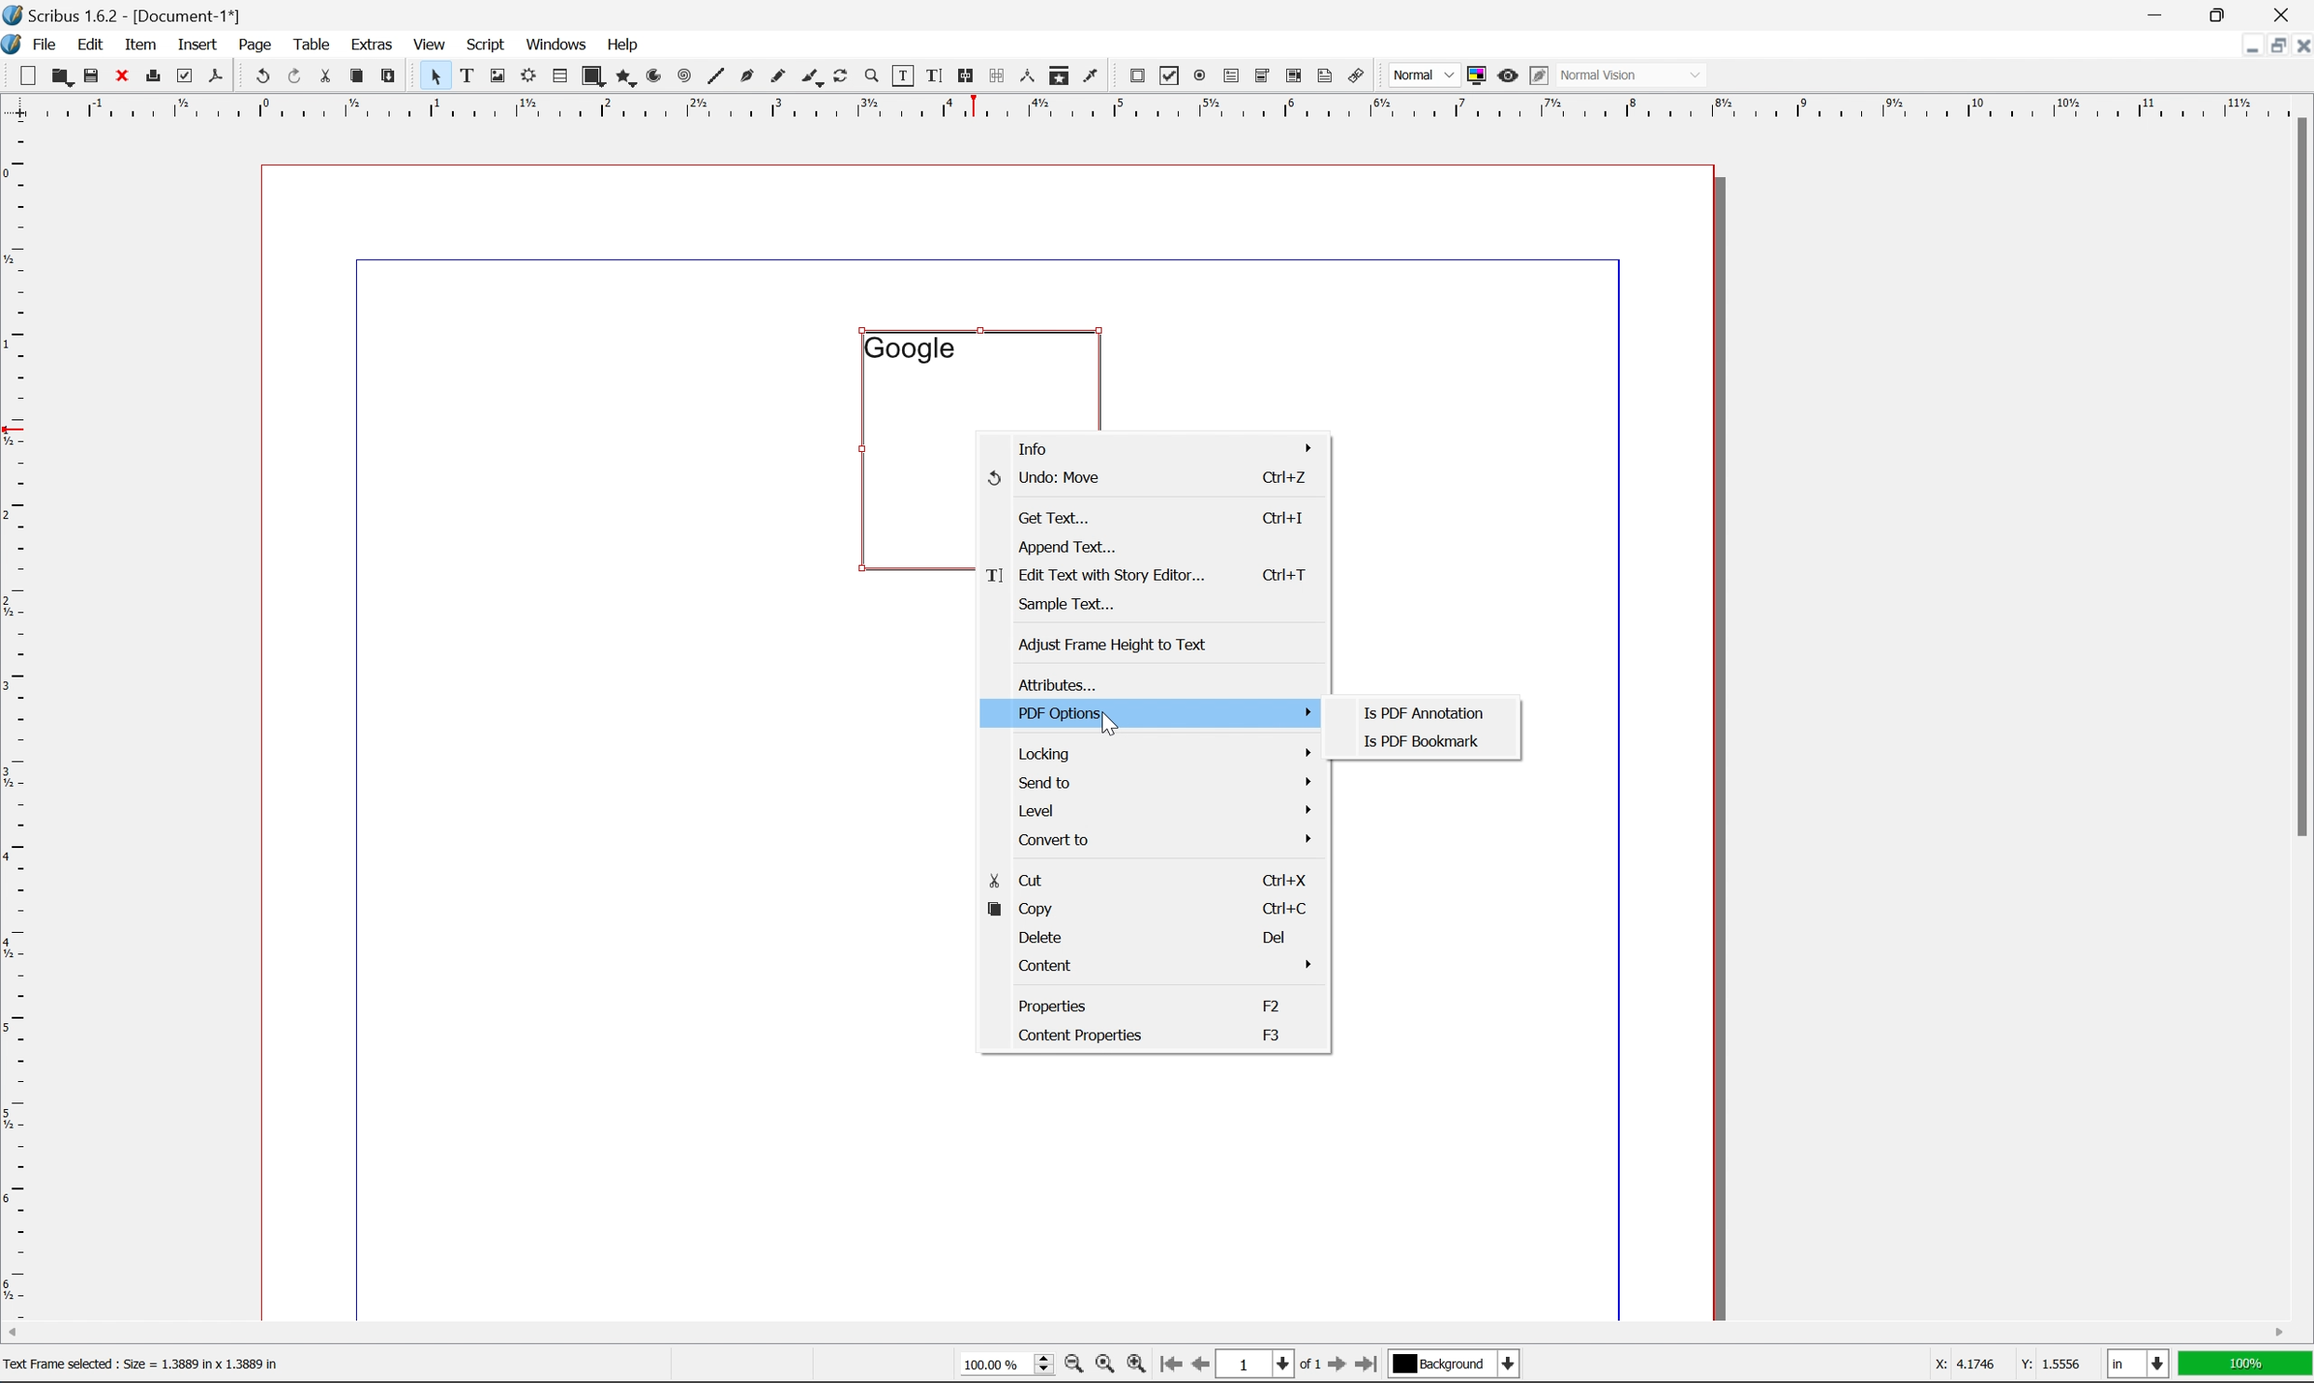 Image resolution: width=2314 pixels, height=1383 pixels. Describe the element at coordinates (1228, 77) in the screenshot. I see `pdf text field` at that location.